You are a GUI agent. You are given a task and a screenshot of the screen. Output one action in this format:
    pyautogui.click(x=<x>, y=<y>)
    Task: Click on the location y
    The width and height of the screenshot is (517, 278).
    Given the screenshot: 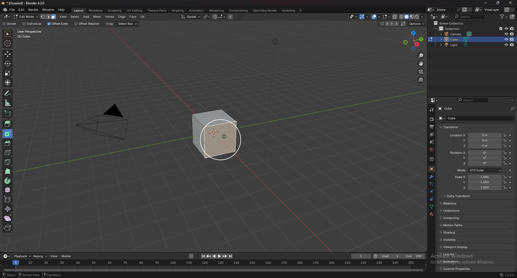 What is the action you would take?
    pyautogui.click(x=475, y=141)
    